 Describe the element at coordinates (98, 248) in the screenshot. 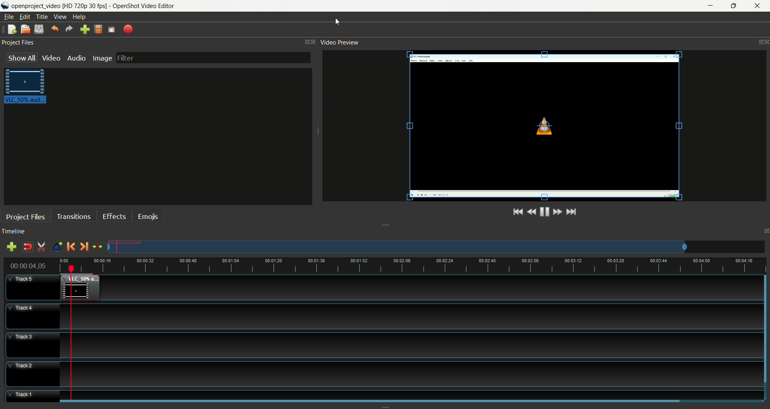

I see `center the timeline on the playhead` at that location.